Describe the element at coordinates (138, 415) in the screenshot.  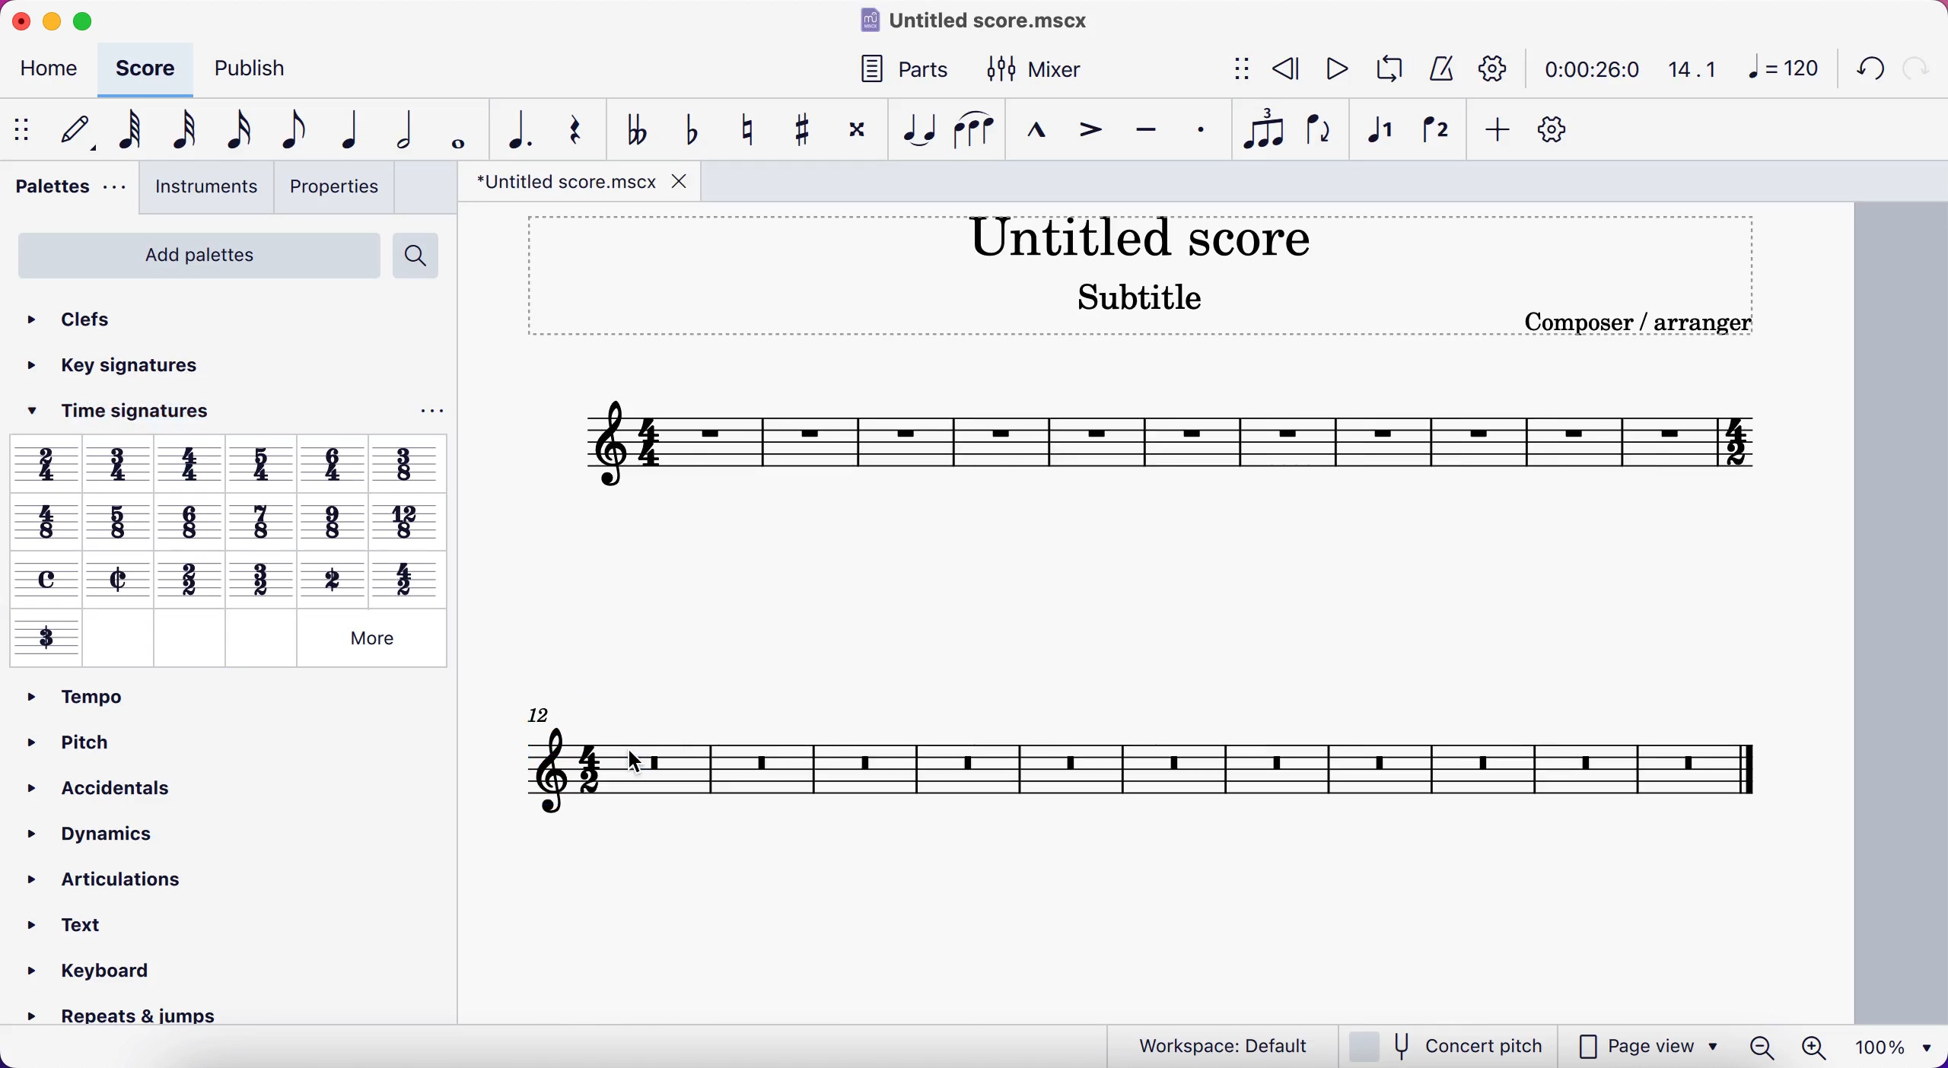
I see `time signatures` at that location.